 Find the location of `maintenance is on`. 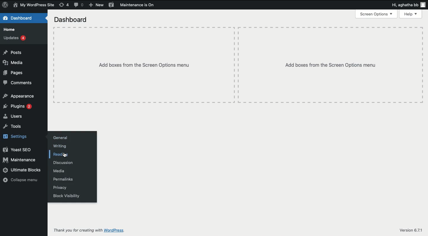

maintenance is on is located at coordinates (138, 5).